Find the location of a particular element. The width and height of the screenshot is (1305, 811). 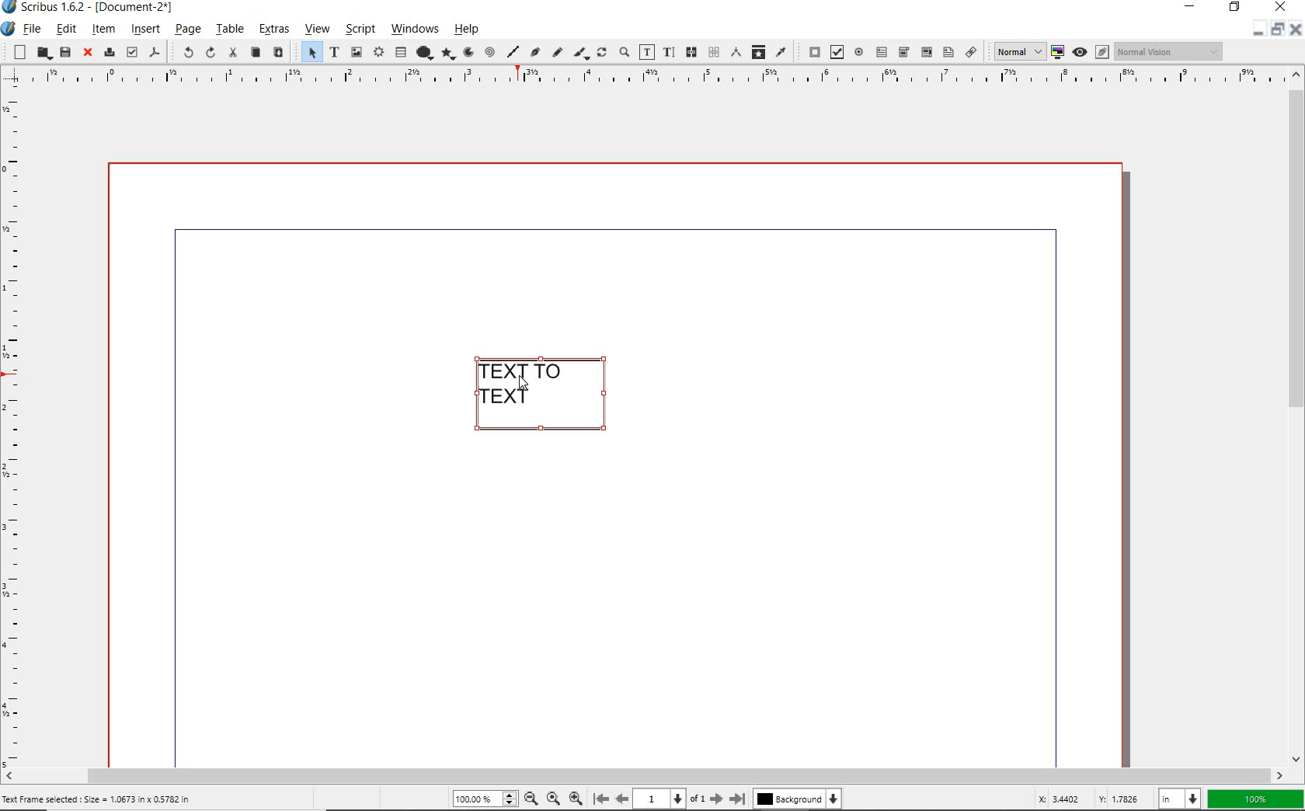

edit is located at coordinates (67, 29).